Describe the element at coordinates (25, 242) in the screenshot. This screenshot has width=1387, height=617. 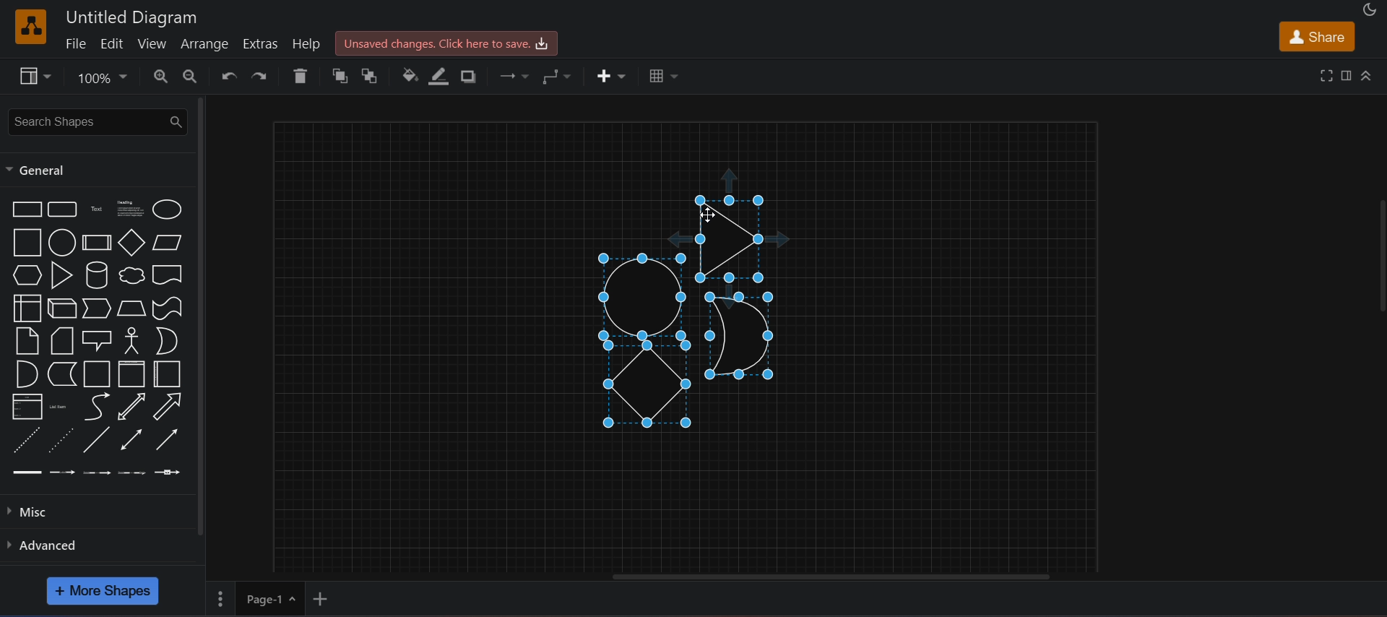
I see `square` at that location.